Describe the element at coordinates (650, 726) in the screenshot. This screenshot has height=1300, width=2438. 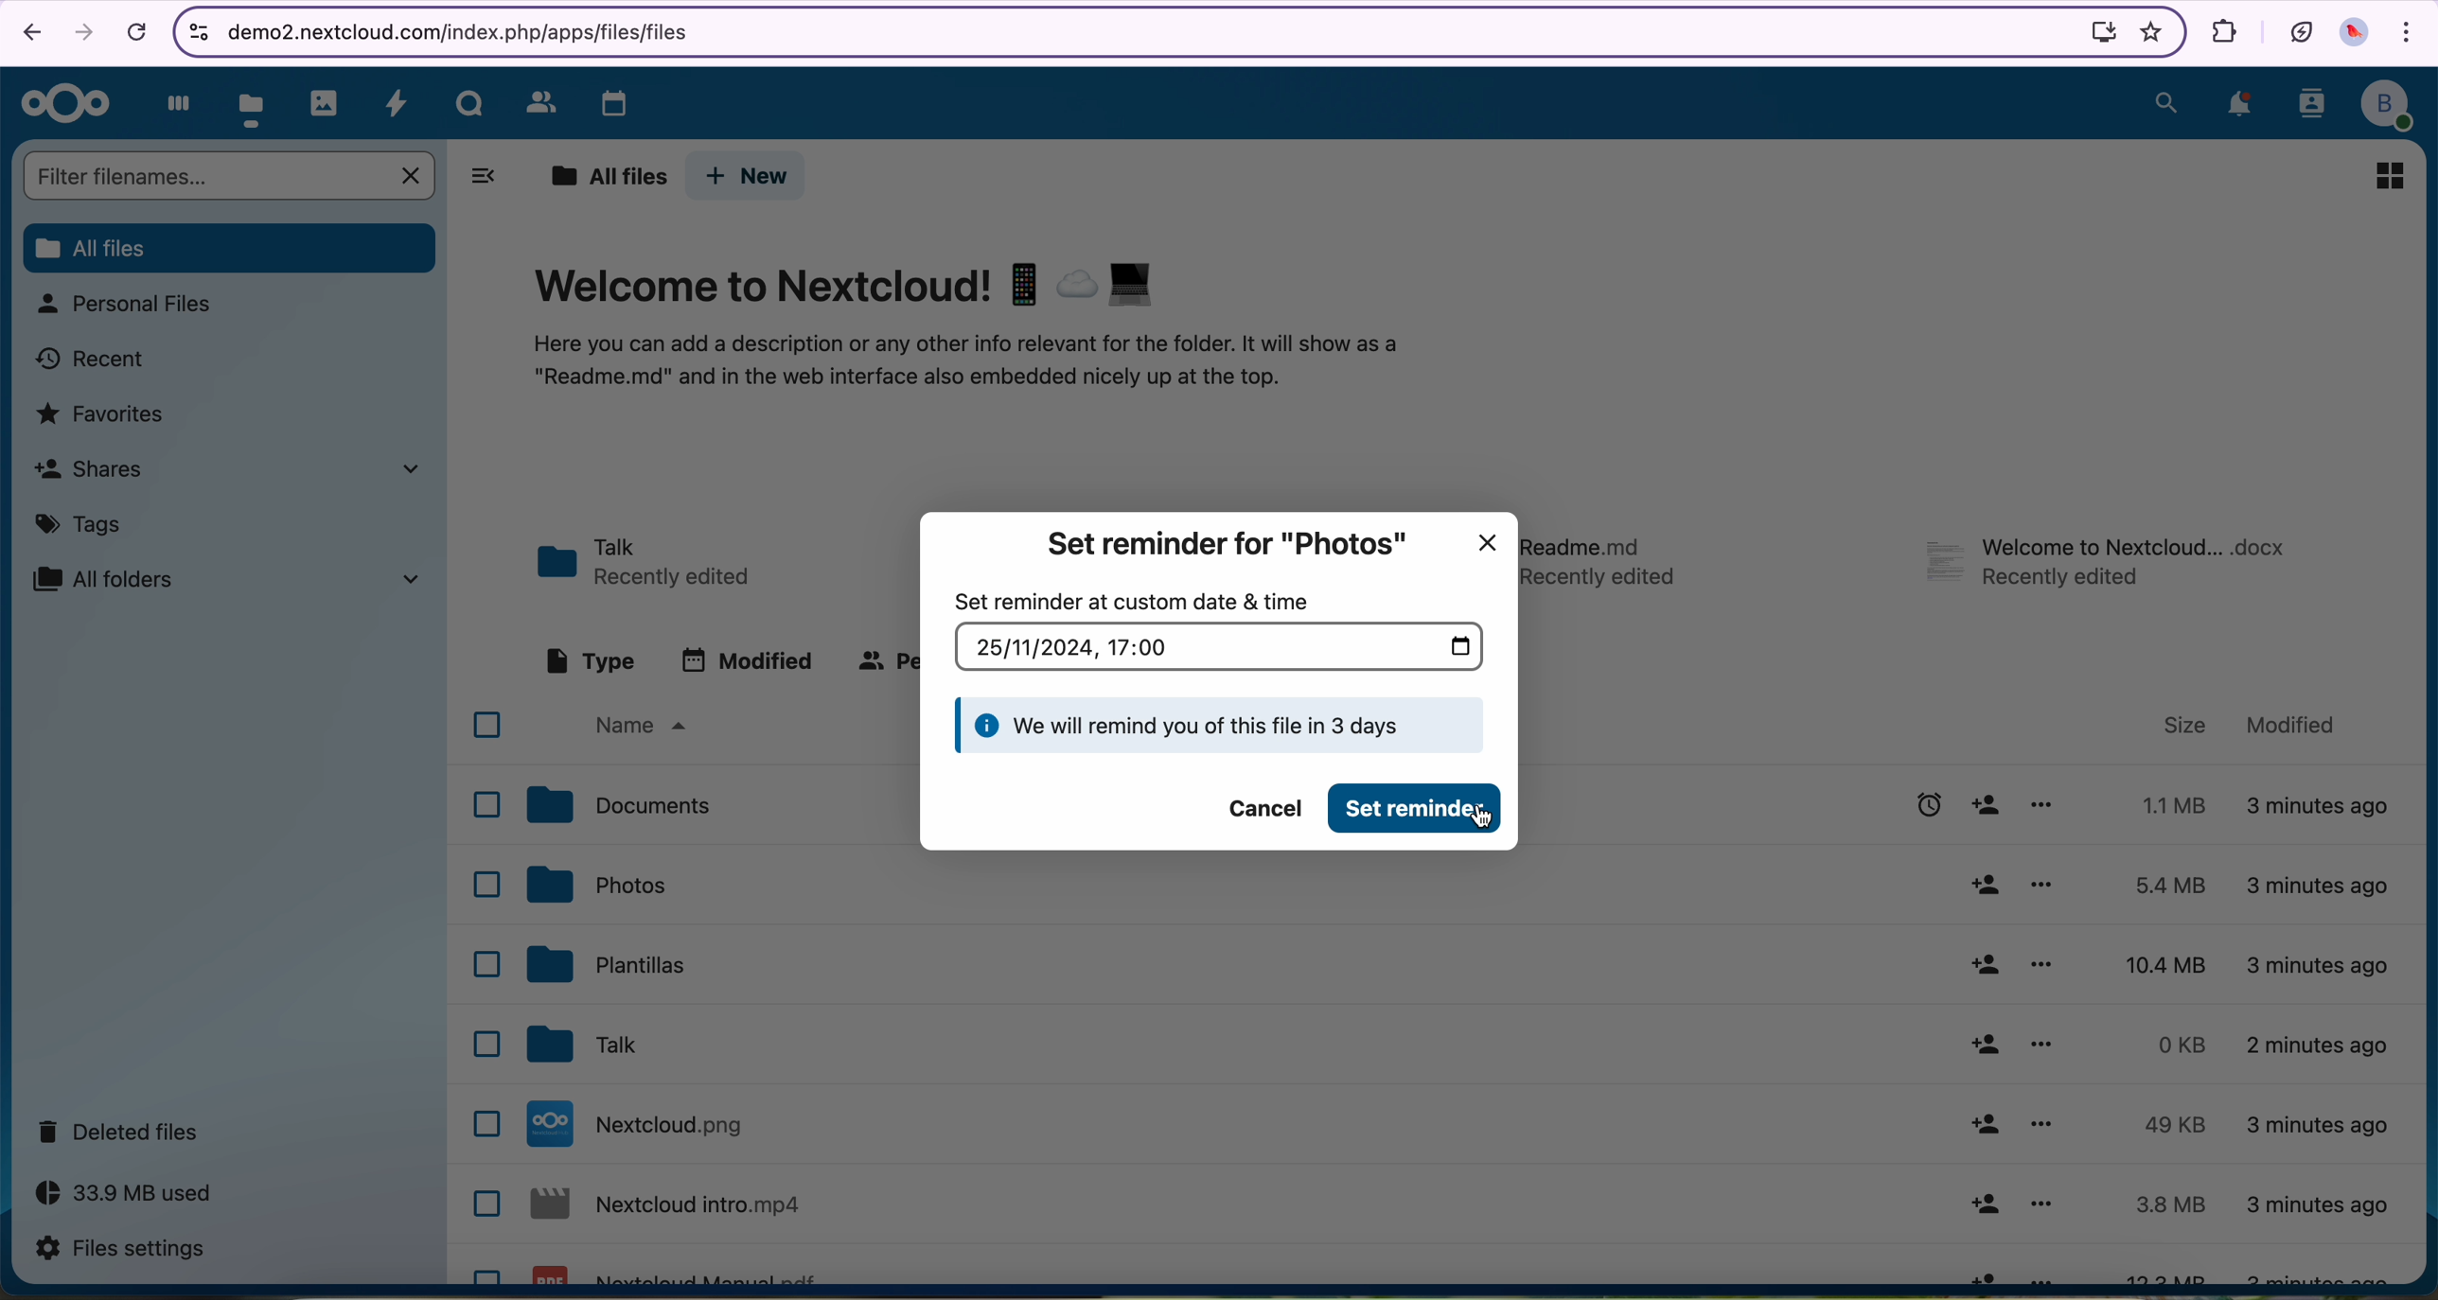
I see `name` at that location.